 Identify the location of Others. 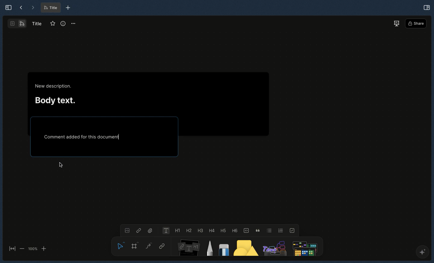
(274, 247).